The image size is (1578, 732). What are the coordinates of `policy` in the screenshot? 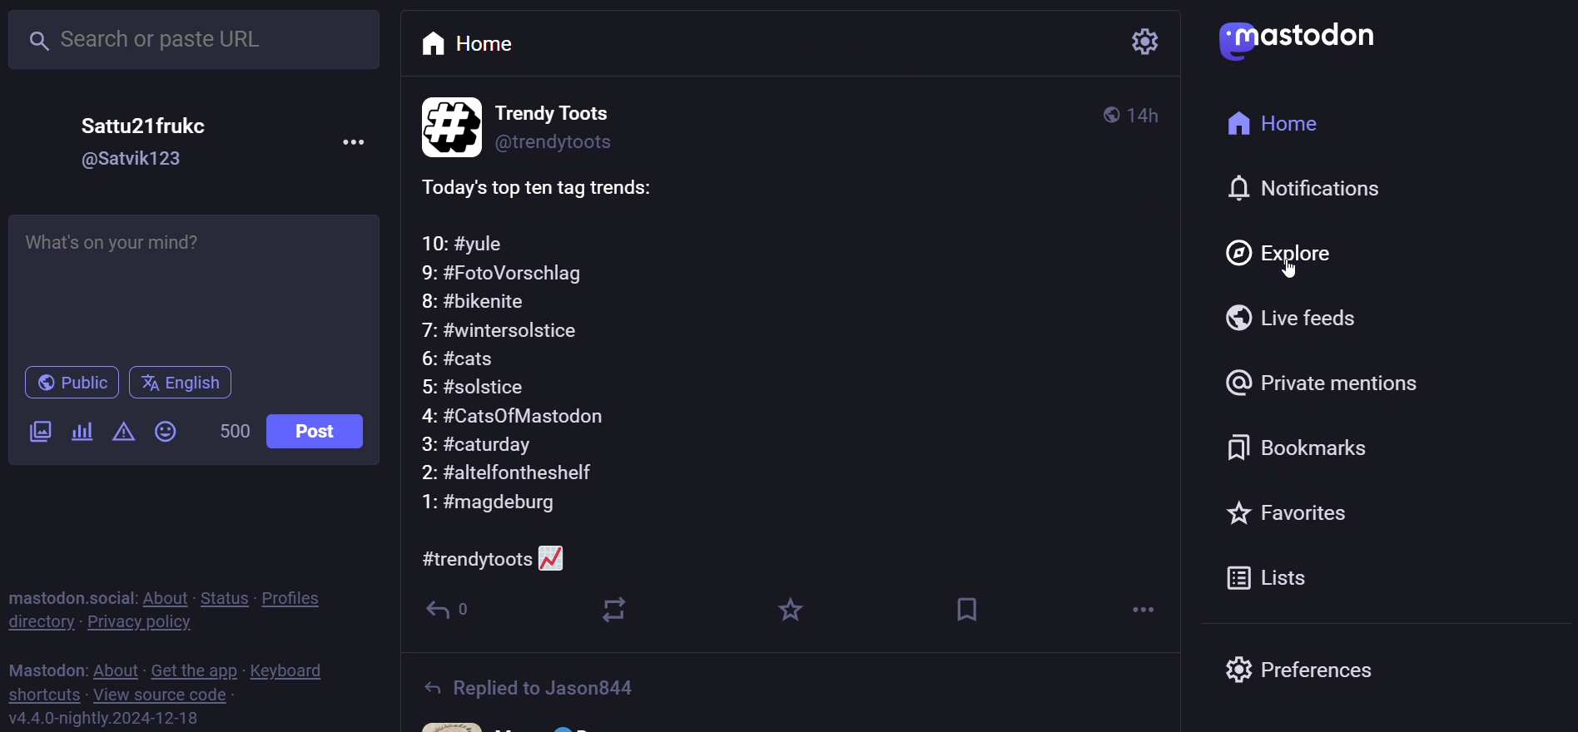 It's located at (298, 599).